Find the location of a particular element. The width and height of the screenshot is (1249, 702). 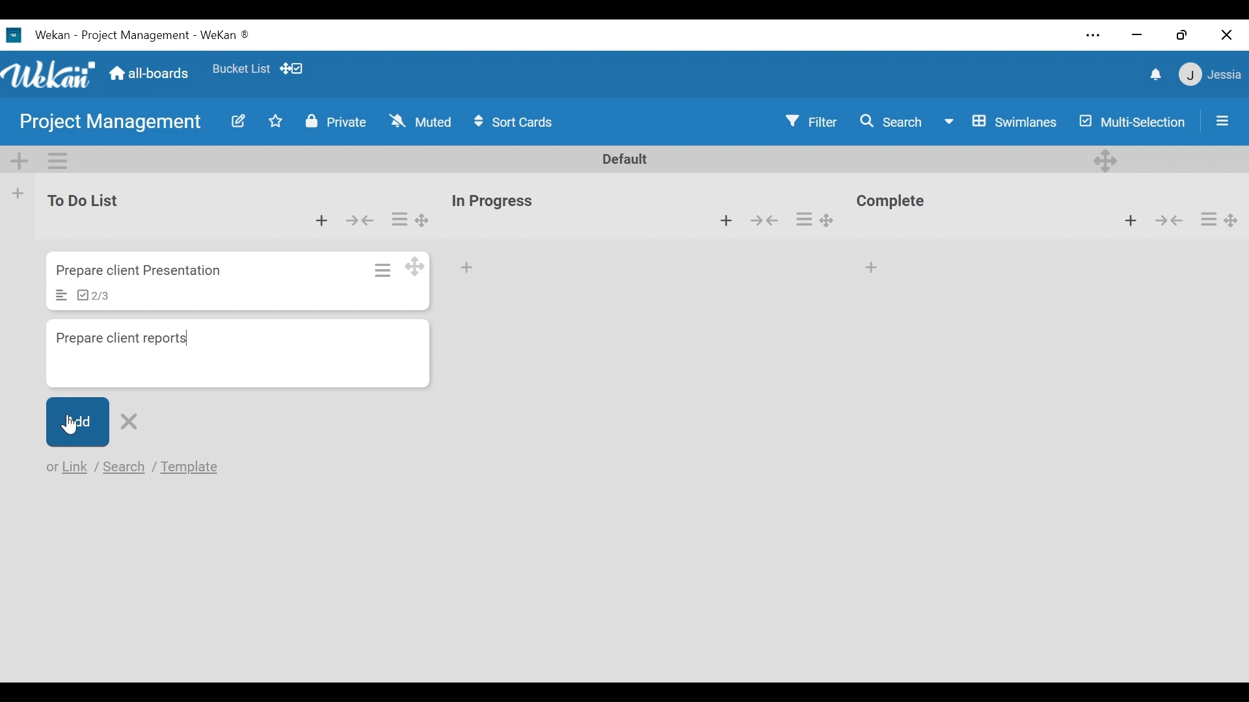

Add list is located at coordinates (19, 193).